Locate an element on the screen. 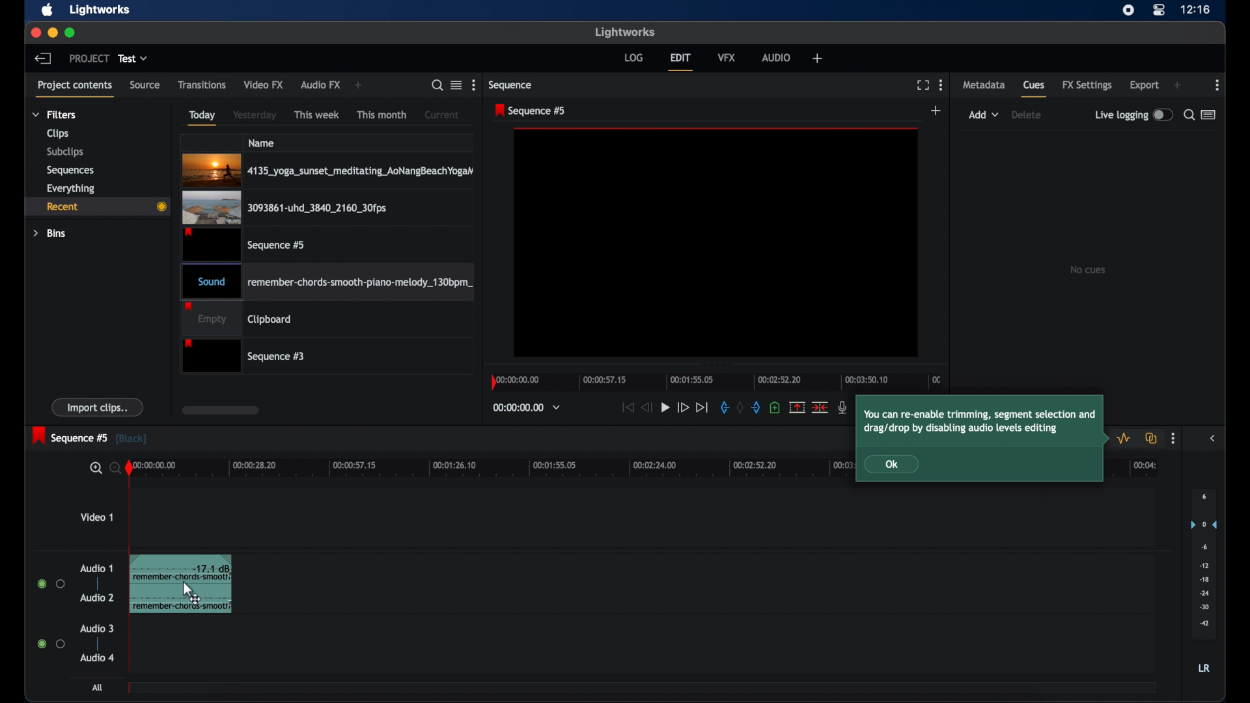  toggle list or tile view is located at coordinates (456, 84).